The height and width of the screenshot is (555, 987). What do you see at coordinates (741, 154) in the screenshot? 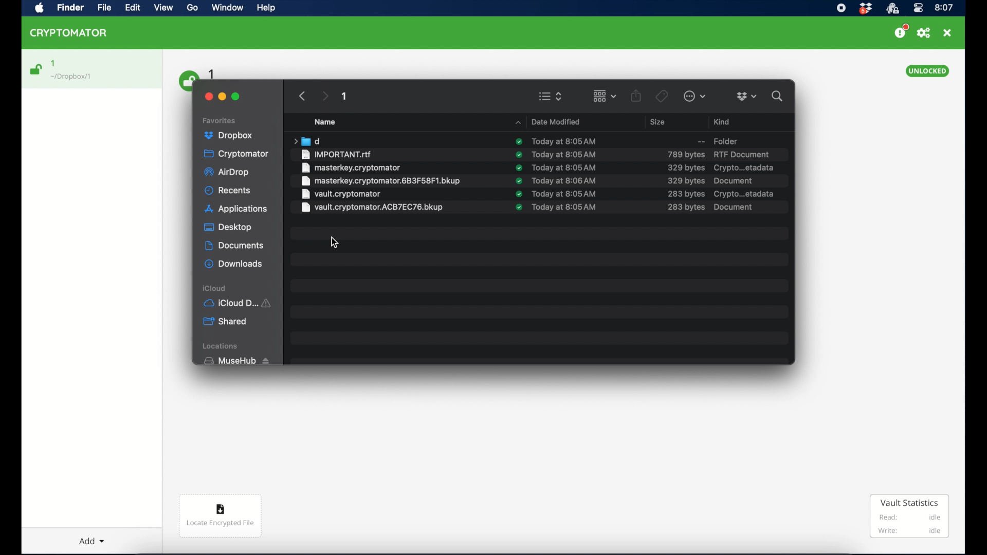
I see `rtf document` at bounding box center [741, 154].